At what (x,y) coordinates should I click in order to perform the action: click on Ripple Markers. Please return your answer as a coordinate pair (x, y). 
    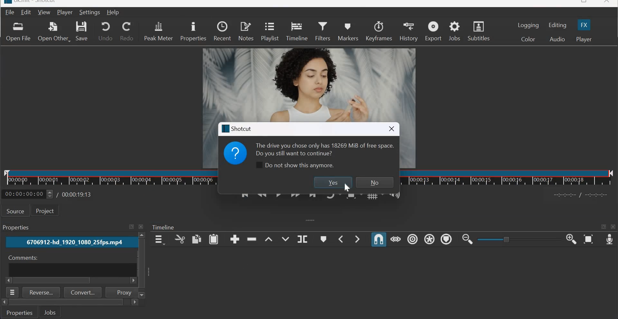
    Looking at the image, I should click on (446, 239).